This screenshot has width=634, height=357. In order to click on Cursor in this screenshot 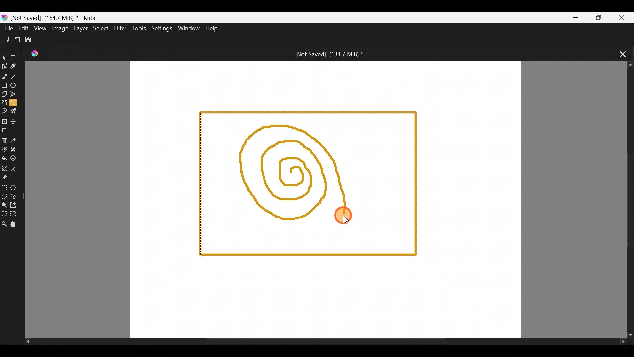, I will do `click(342, 216)`.